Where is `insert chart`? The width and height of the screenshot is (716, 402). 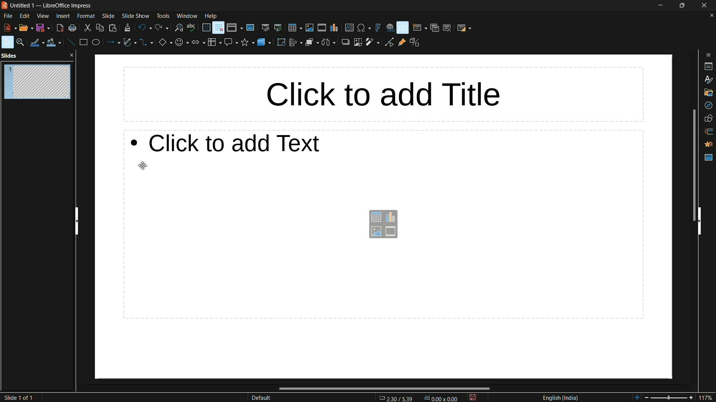 insert chart is located at coordinates (390, 217).